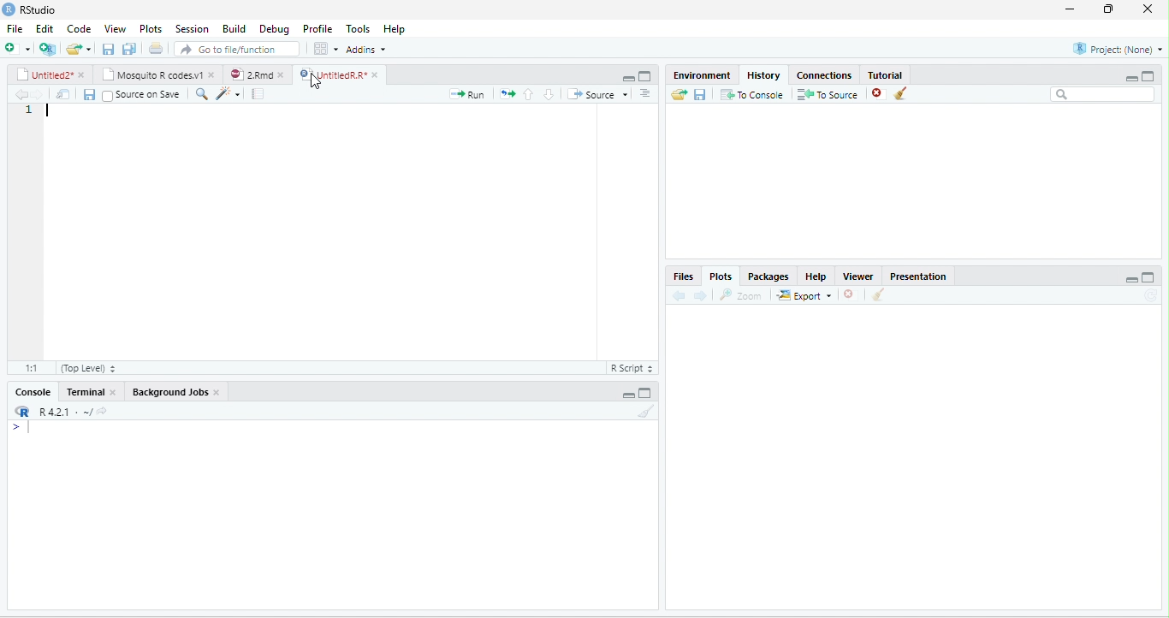  Describe the element at coordinates (629, 370) in the screenshot. I see `R SCRIPT` at that location.